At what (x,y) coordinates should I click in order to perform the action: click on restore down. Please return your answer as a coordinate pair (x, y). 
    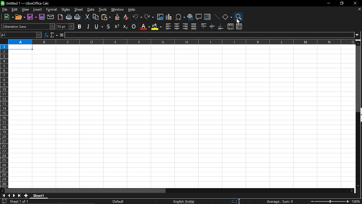
    Looking at the image, I should click on (341, 4).